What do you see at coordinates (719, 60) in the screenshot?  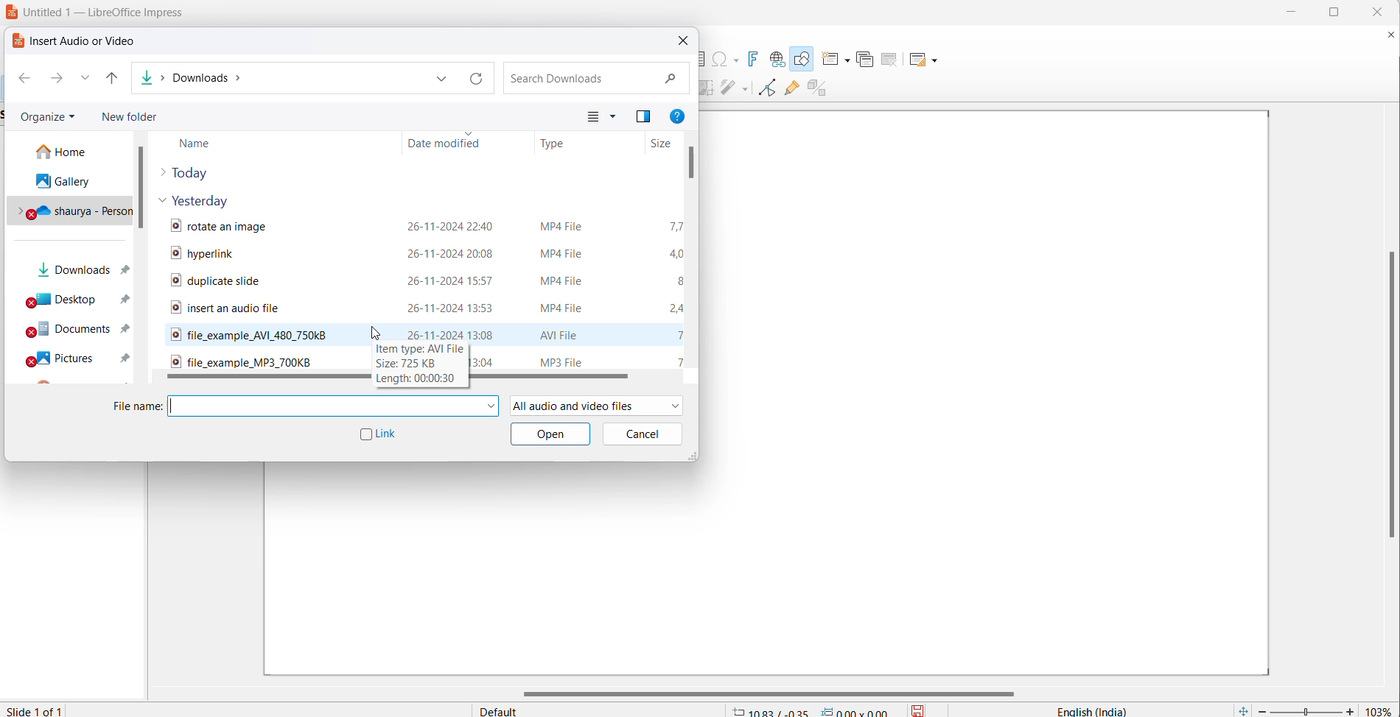 I see `insert special characters` at bounding box center [719, 60].